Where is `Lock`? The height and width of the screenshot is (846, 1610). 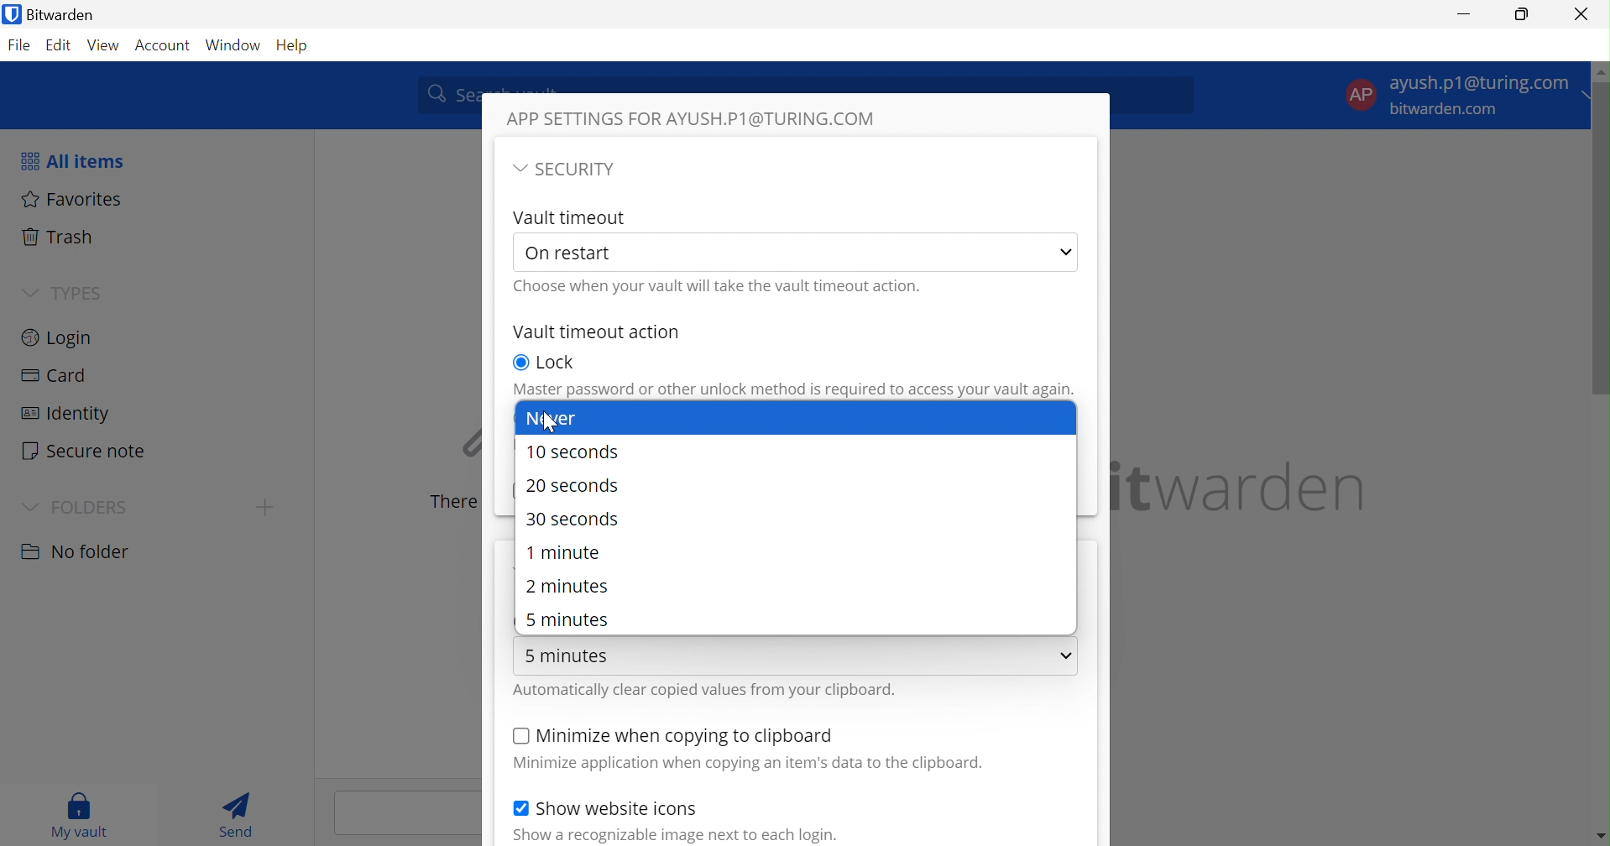
Lock is located at coordinates (558, 362).